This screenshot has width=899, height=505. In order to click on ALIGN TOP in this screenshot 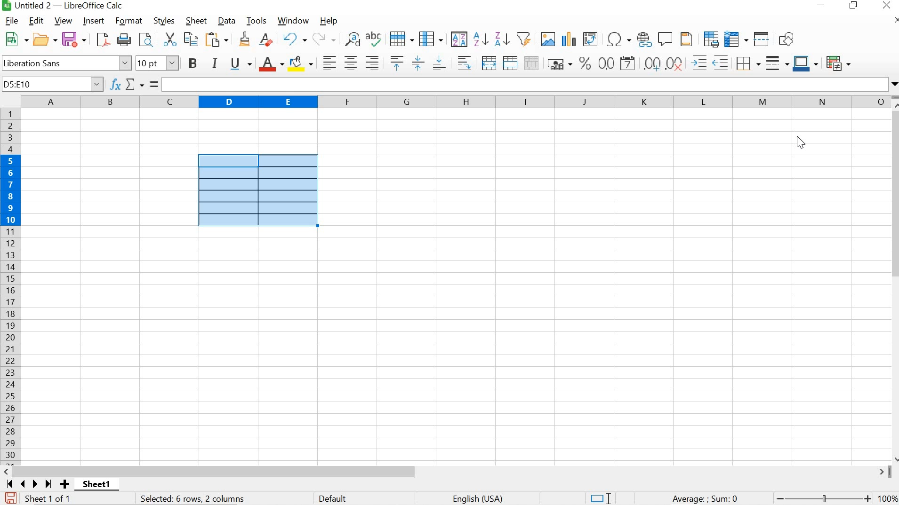, I will do `click(397, 63)`.